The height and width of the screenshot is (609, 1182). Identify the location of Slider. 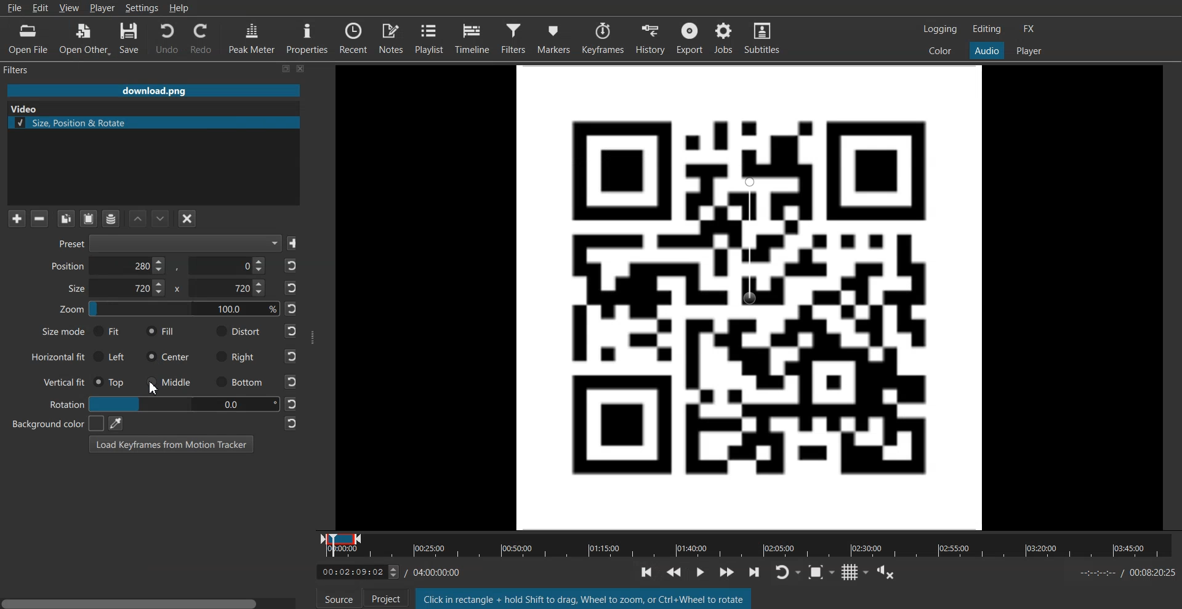
(749, 553).